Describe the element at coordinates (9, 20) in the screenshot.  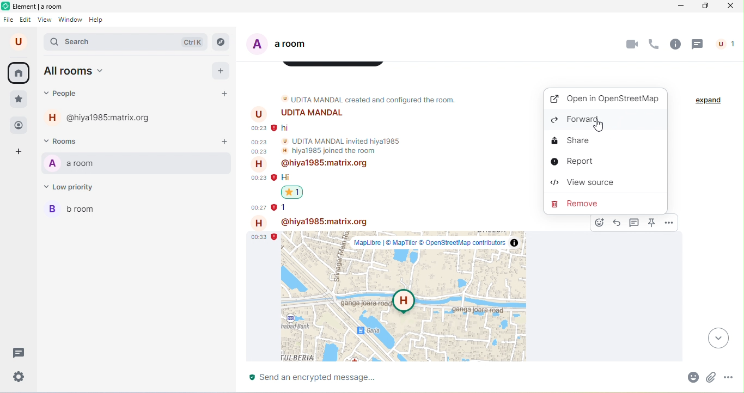
I see `file` at that location.